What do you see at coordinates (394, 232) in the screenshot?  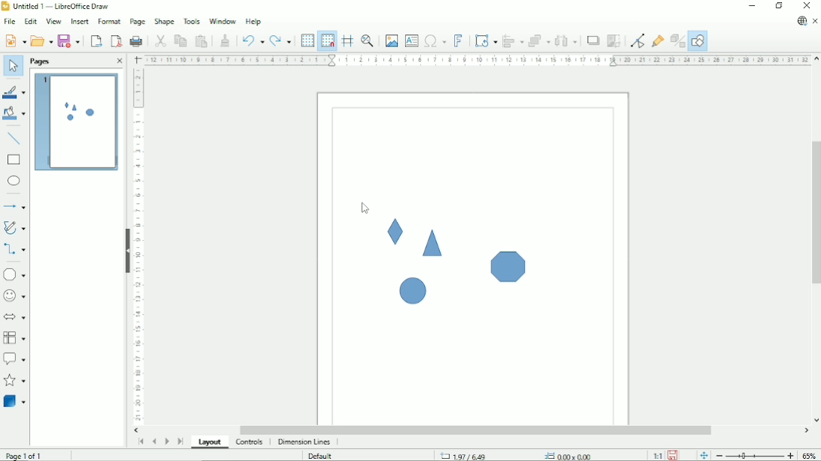 I see `Shape` at bounding box center [394, 232].